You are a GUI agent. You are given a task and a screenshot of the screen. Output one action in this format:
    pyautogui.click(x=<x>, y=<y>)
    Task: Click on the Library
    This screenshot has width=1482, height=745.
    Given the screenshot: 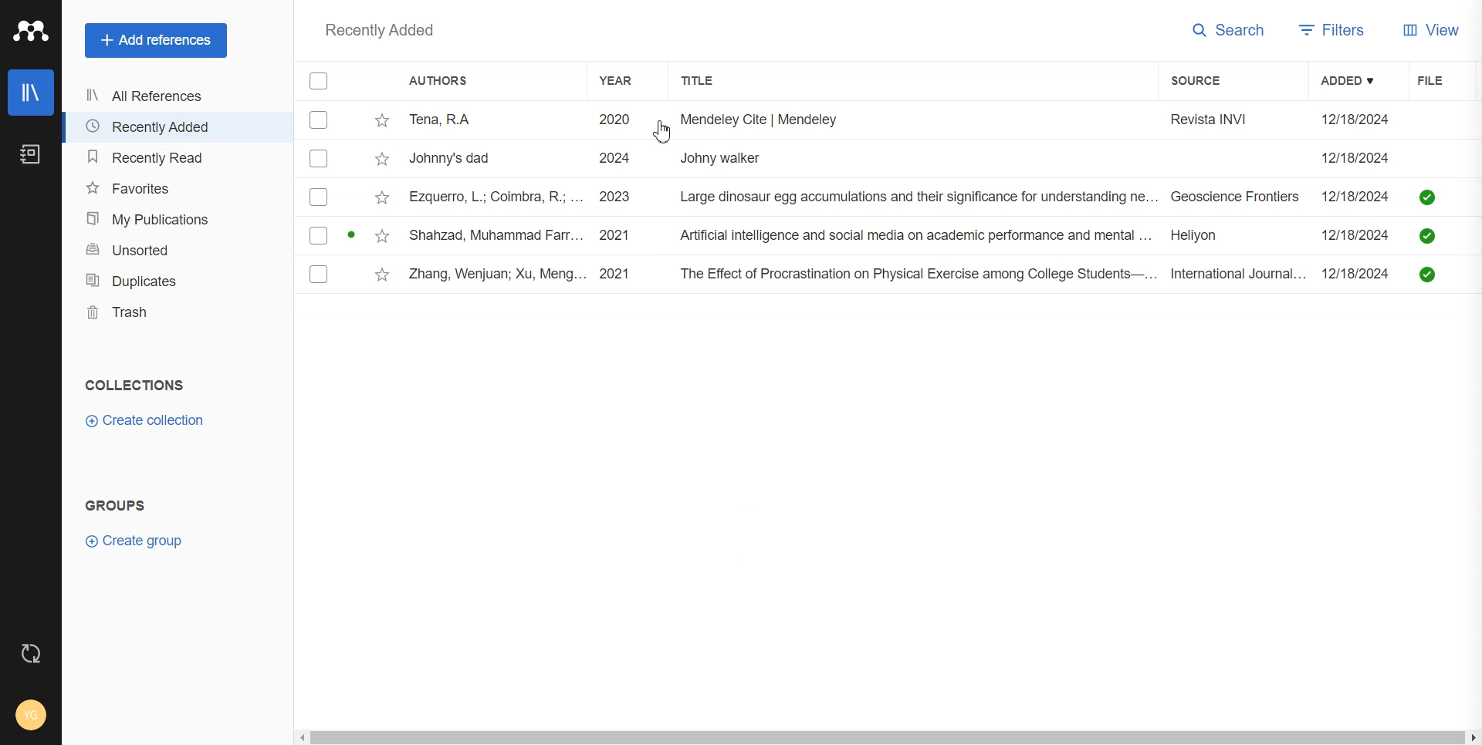 What is the action you would take?
    pyautogui.click(x=32, y=93)
    